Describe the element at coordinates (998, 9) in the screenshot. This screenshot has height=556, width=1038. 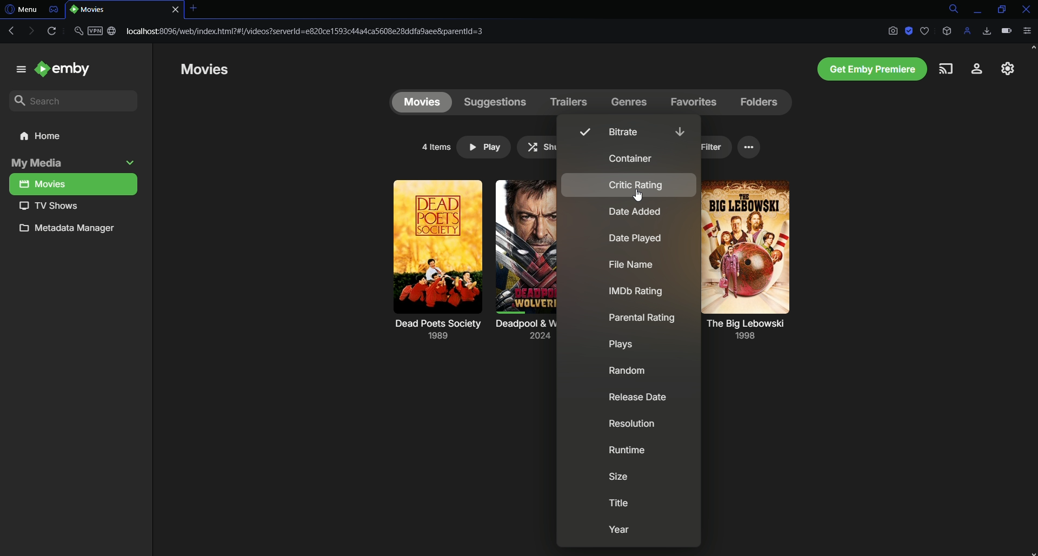
I see `Restore` at that location.